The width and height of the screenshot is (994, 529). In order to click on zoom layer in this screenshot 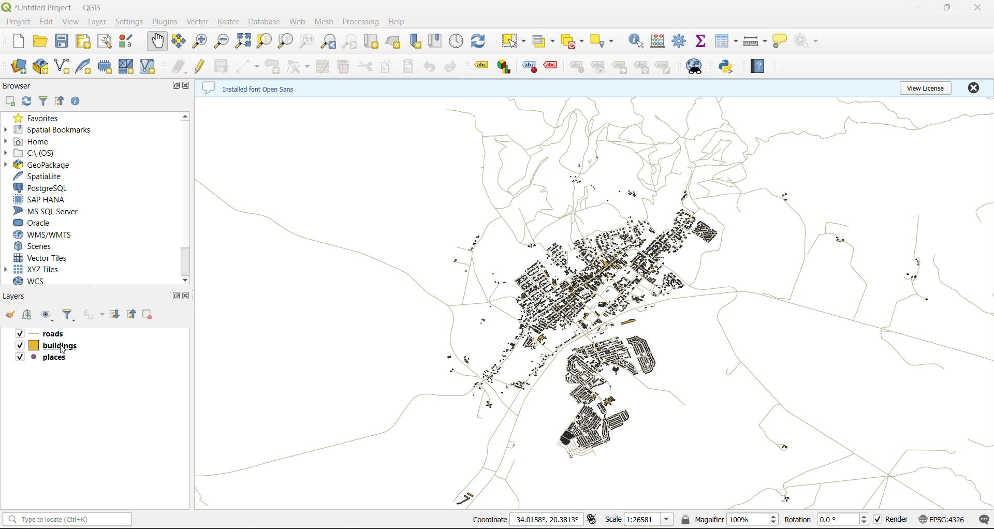, I will do `click(285, 41)`.